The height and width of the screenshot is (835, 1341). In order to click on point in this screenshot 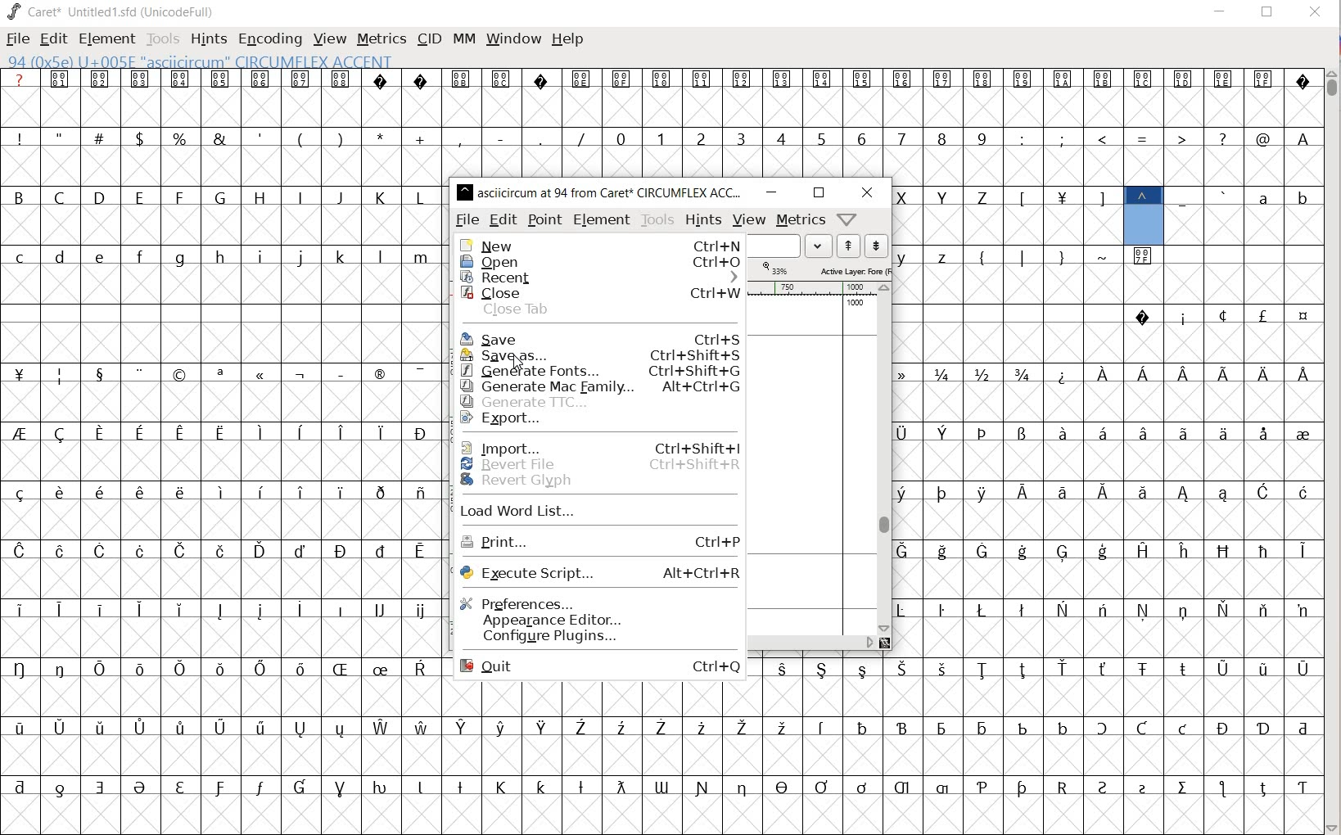, I will do `click(544, 219)`.